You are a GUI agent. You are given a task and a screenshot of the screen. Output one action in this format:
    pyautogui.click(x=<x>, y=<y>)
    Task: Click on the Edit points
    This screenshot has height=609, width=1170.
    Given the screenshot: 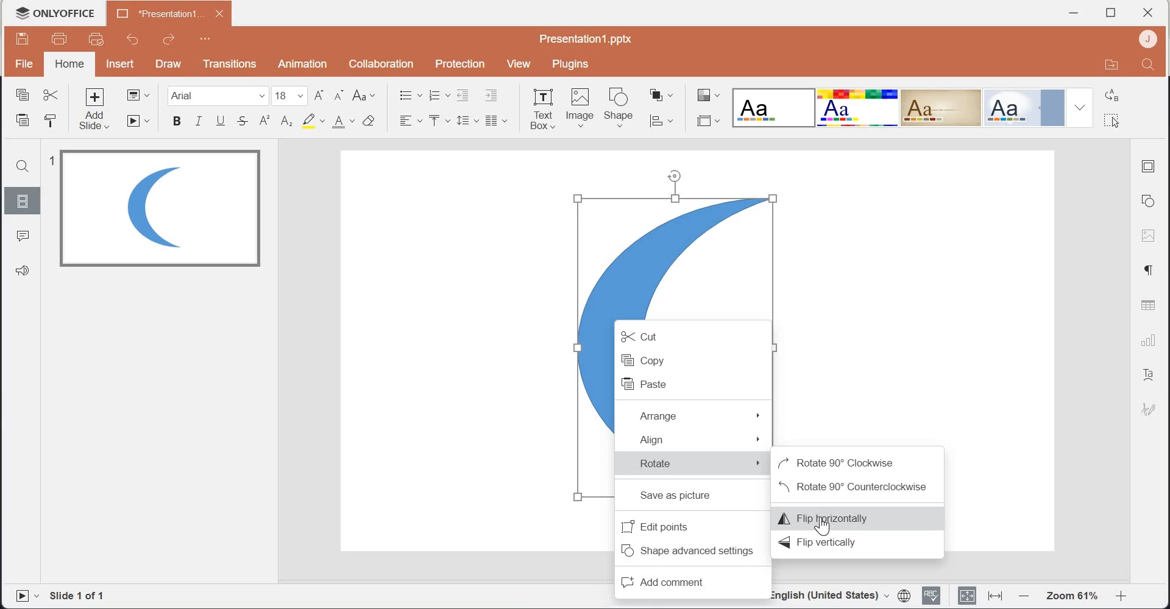 What is the action you would take?
    pyautogui.click(x=690, y=526)
    